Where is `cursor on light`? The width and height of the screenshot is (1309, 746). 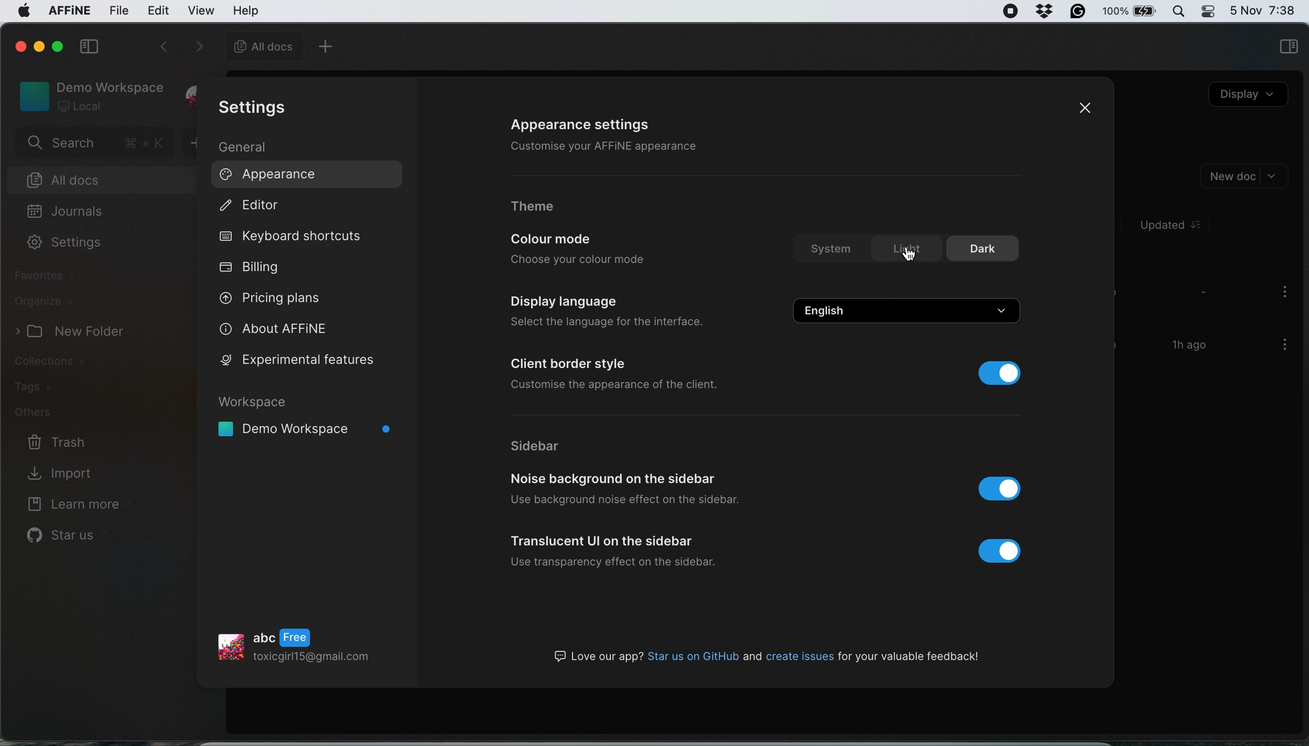 cursor on light is located at coordinates (909, 255).